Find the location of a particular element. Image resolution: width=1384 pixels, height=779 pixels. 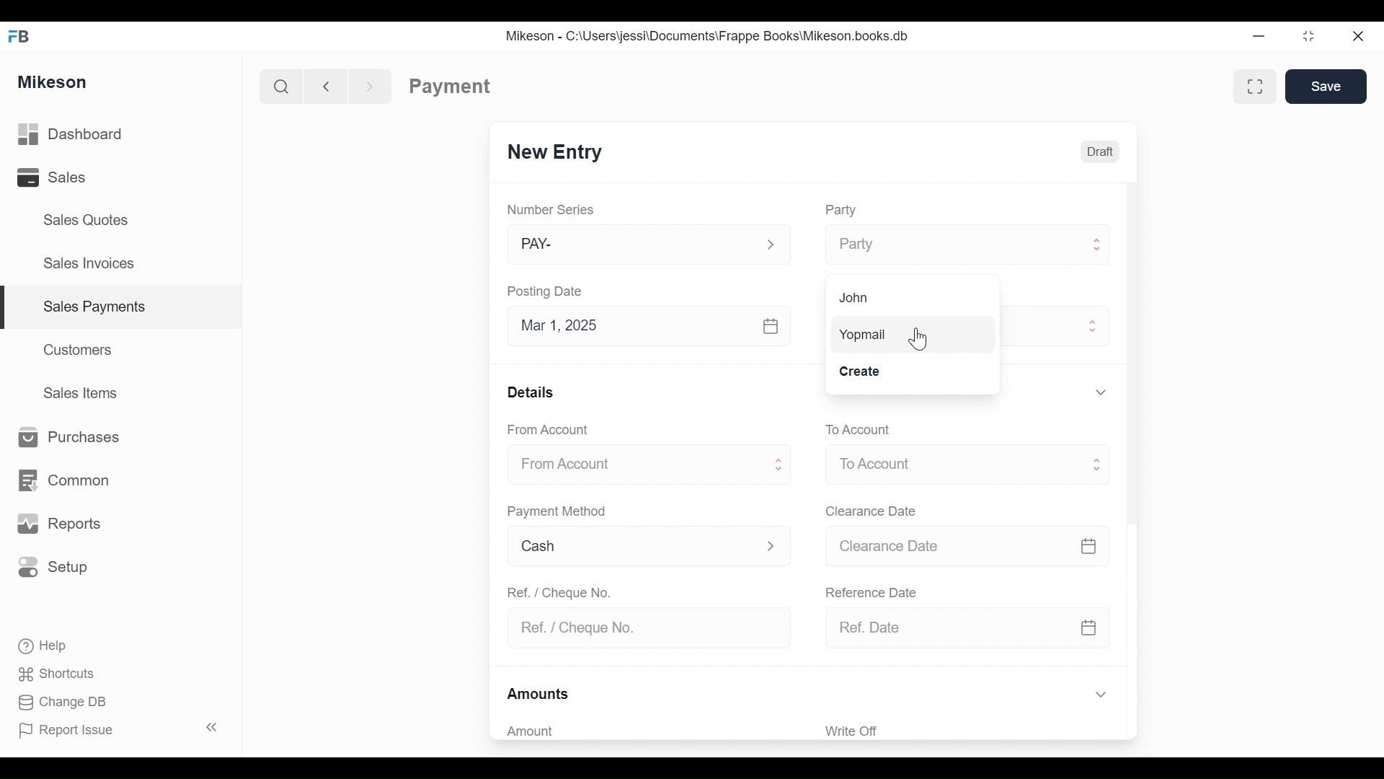

Collapse is located at coordinates (215, 729).